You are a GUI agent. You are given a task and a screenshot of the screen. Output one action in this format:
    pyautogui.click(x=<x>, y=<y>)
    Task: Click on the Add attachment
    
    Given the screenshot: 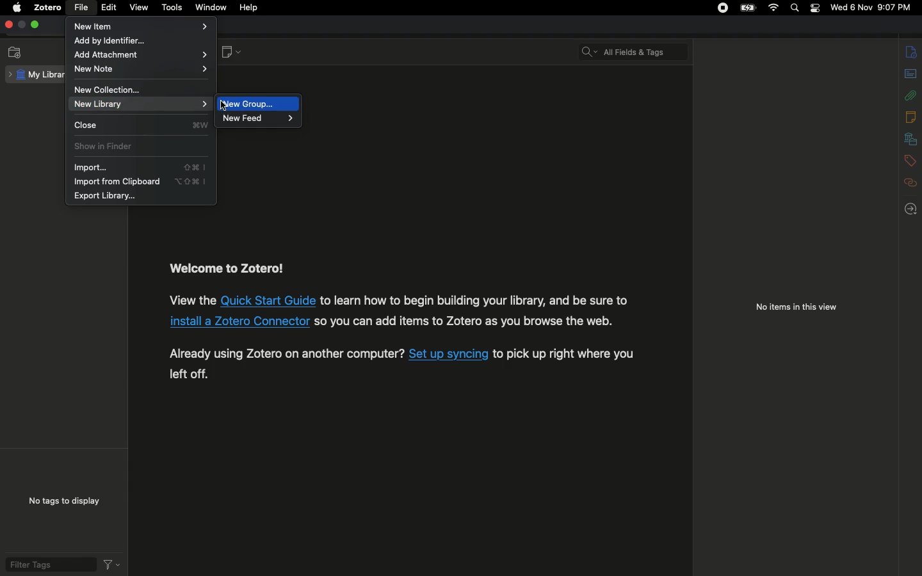 What is the action you would take?
    pyautogui.click(x=142, y=56)
    